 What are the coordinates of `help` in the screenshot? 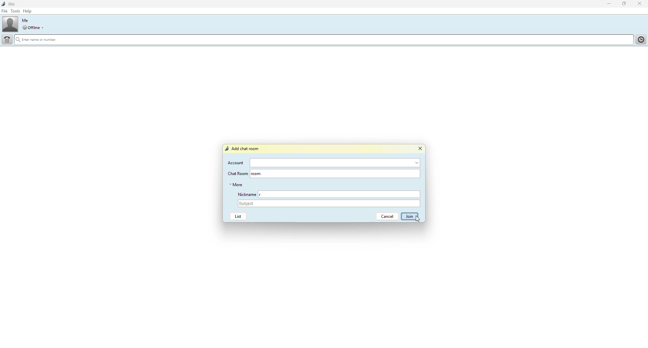 It's located at (29, 11).